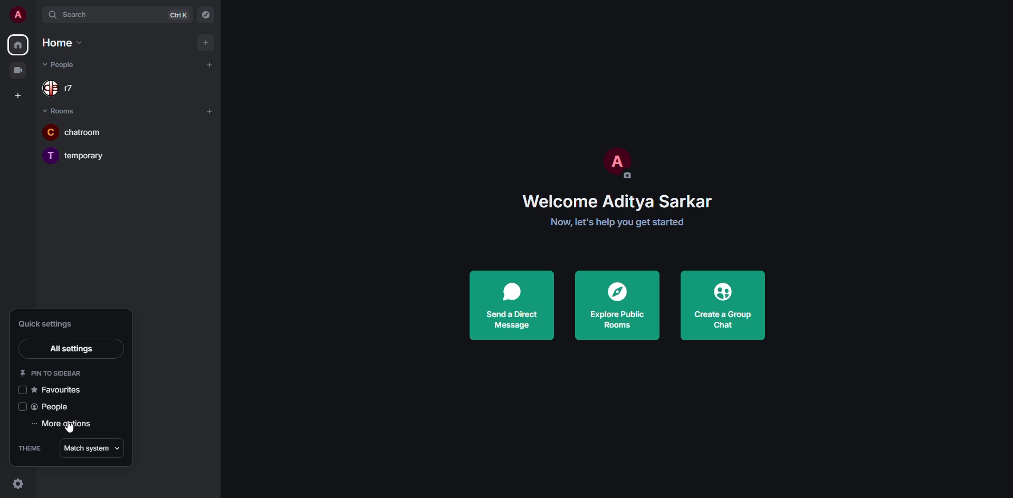 Image resolution: width=1013 pixels, height=498 pixels. I want to click on add, so click(205, 41).